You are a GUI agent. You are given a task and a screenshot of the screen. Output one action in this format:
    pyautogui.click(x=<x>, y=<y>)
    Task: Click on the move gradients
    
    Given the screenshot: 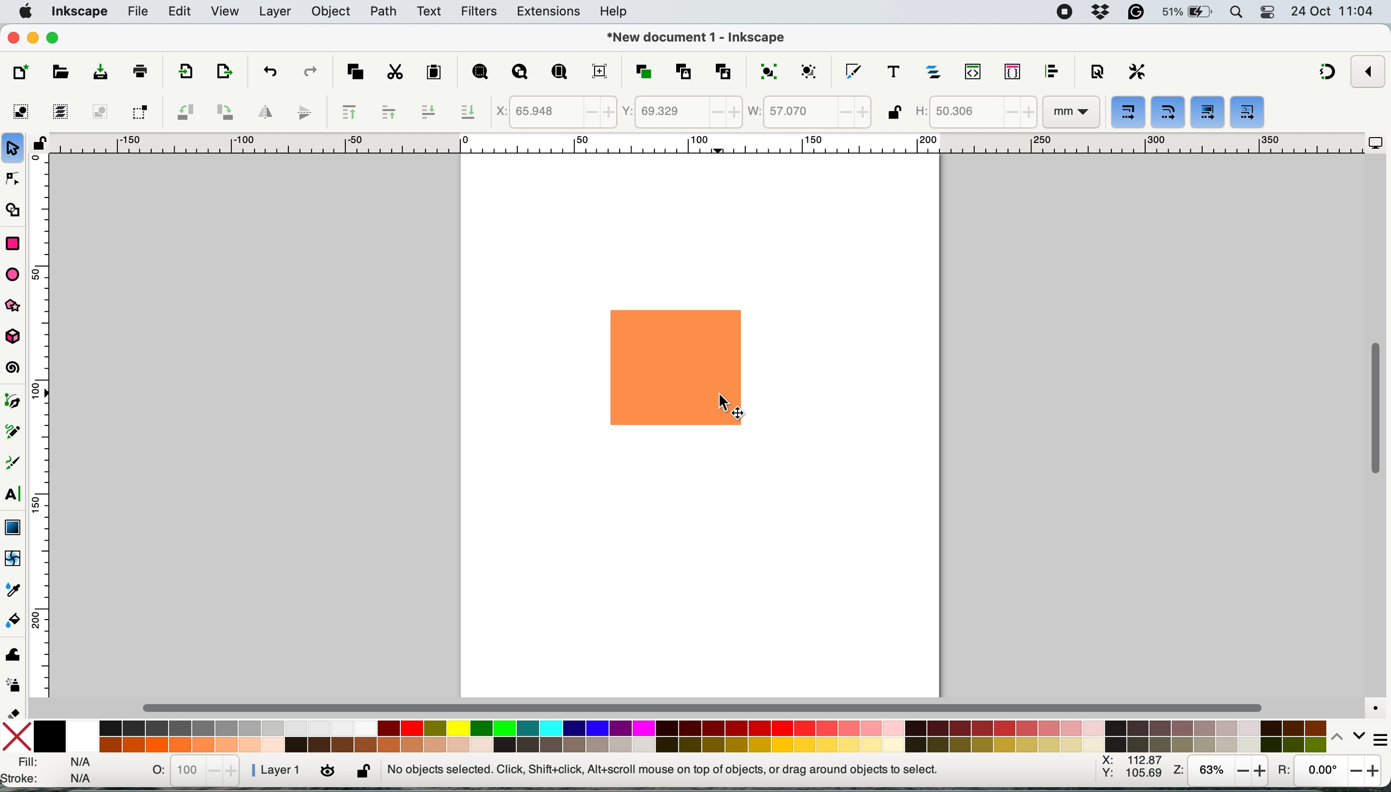 What is the action you would take?
    pyautogui.click(x=1209, y=112)
    